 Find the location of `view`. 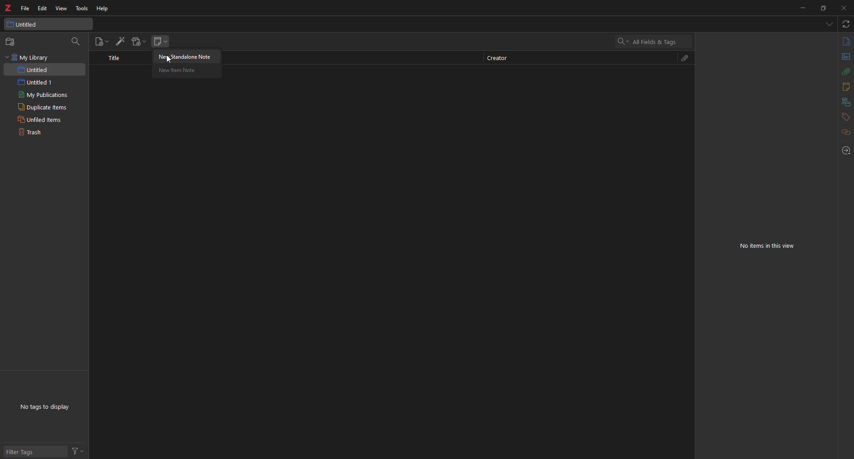

view is located at coordinates (62, 8).